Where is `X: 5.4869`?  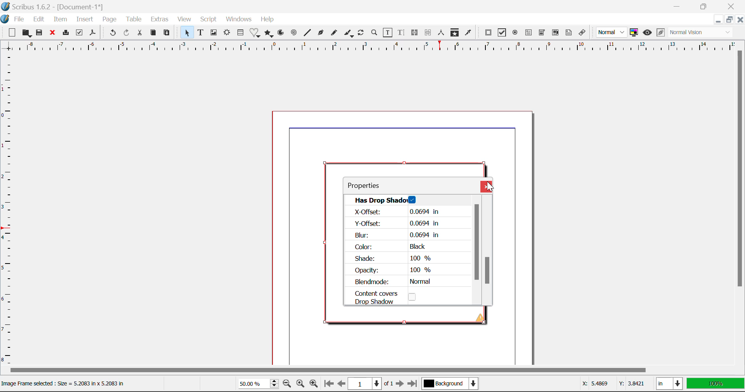 X: 5.4869 is located at coordinates (594, 383).